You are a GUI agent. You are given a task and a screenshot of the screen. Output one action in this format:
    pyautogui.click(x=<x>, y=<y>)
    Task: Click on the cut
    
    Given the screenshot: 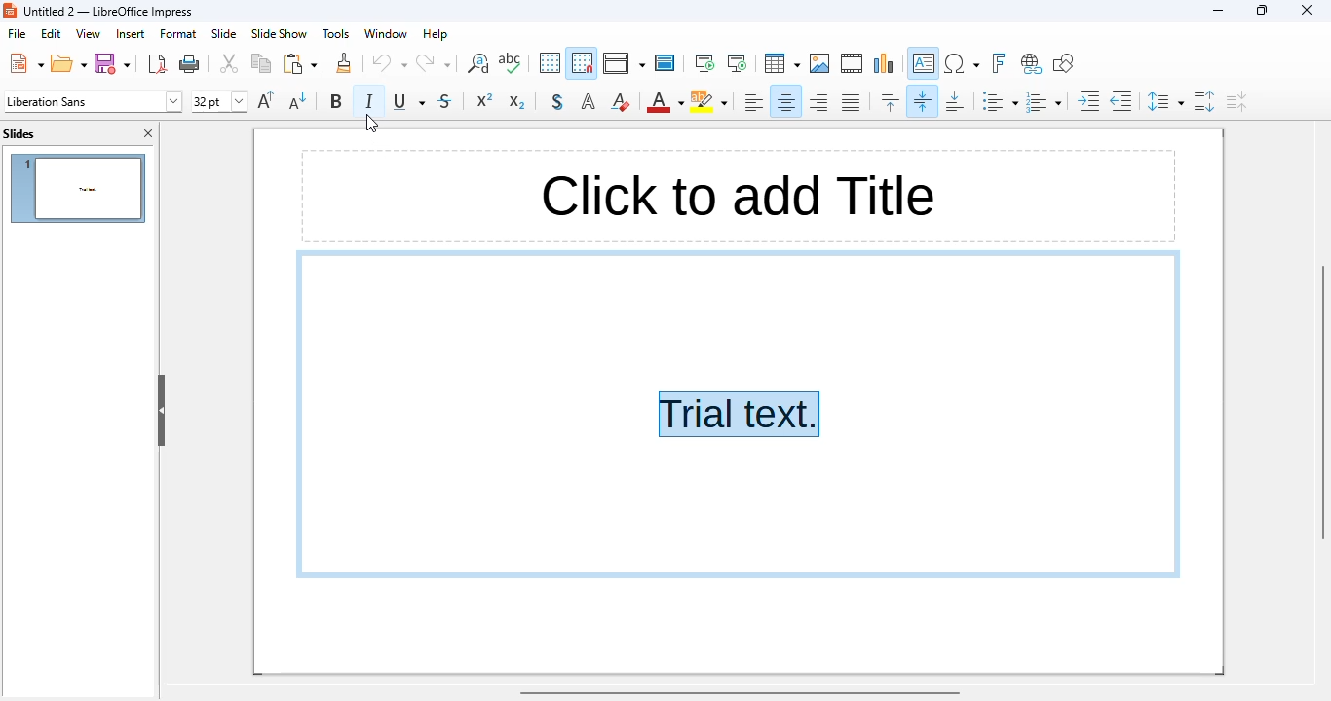 What is the action you would take?
    pyautogui.click(x=230, y=63)
    